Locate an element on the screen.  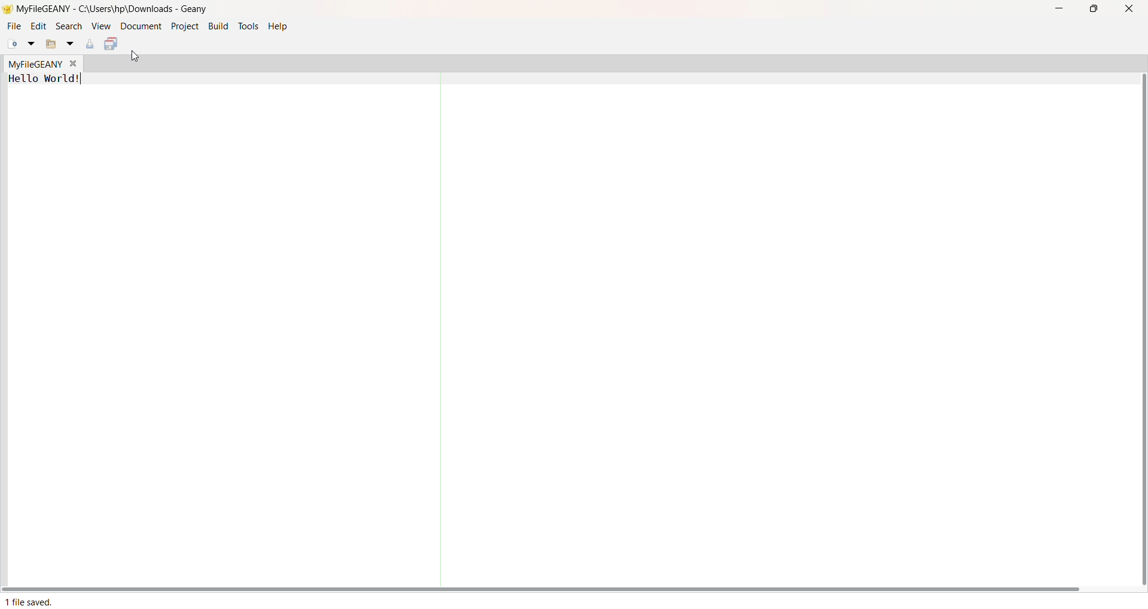
Document is located at coordinates (140, 27).